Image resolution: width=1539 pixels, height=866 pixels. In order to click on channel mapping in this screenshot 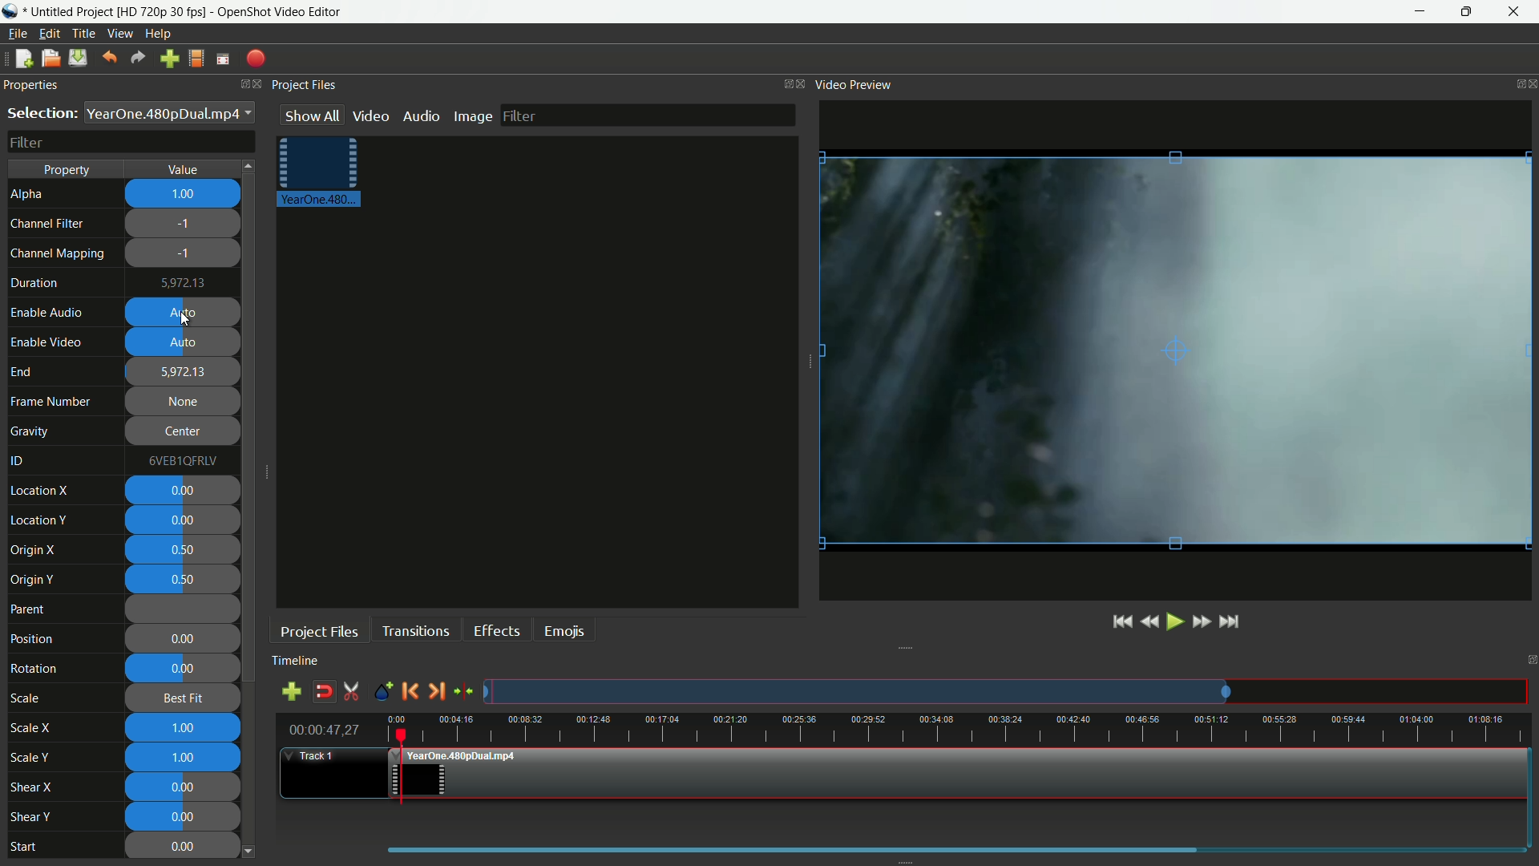, I will do `click(59, 253)`.